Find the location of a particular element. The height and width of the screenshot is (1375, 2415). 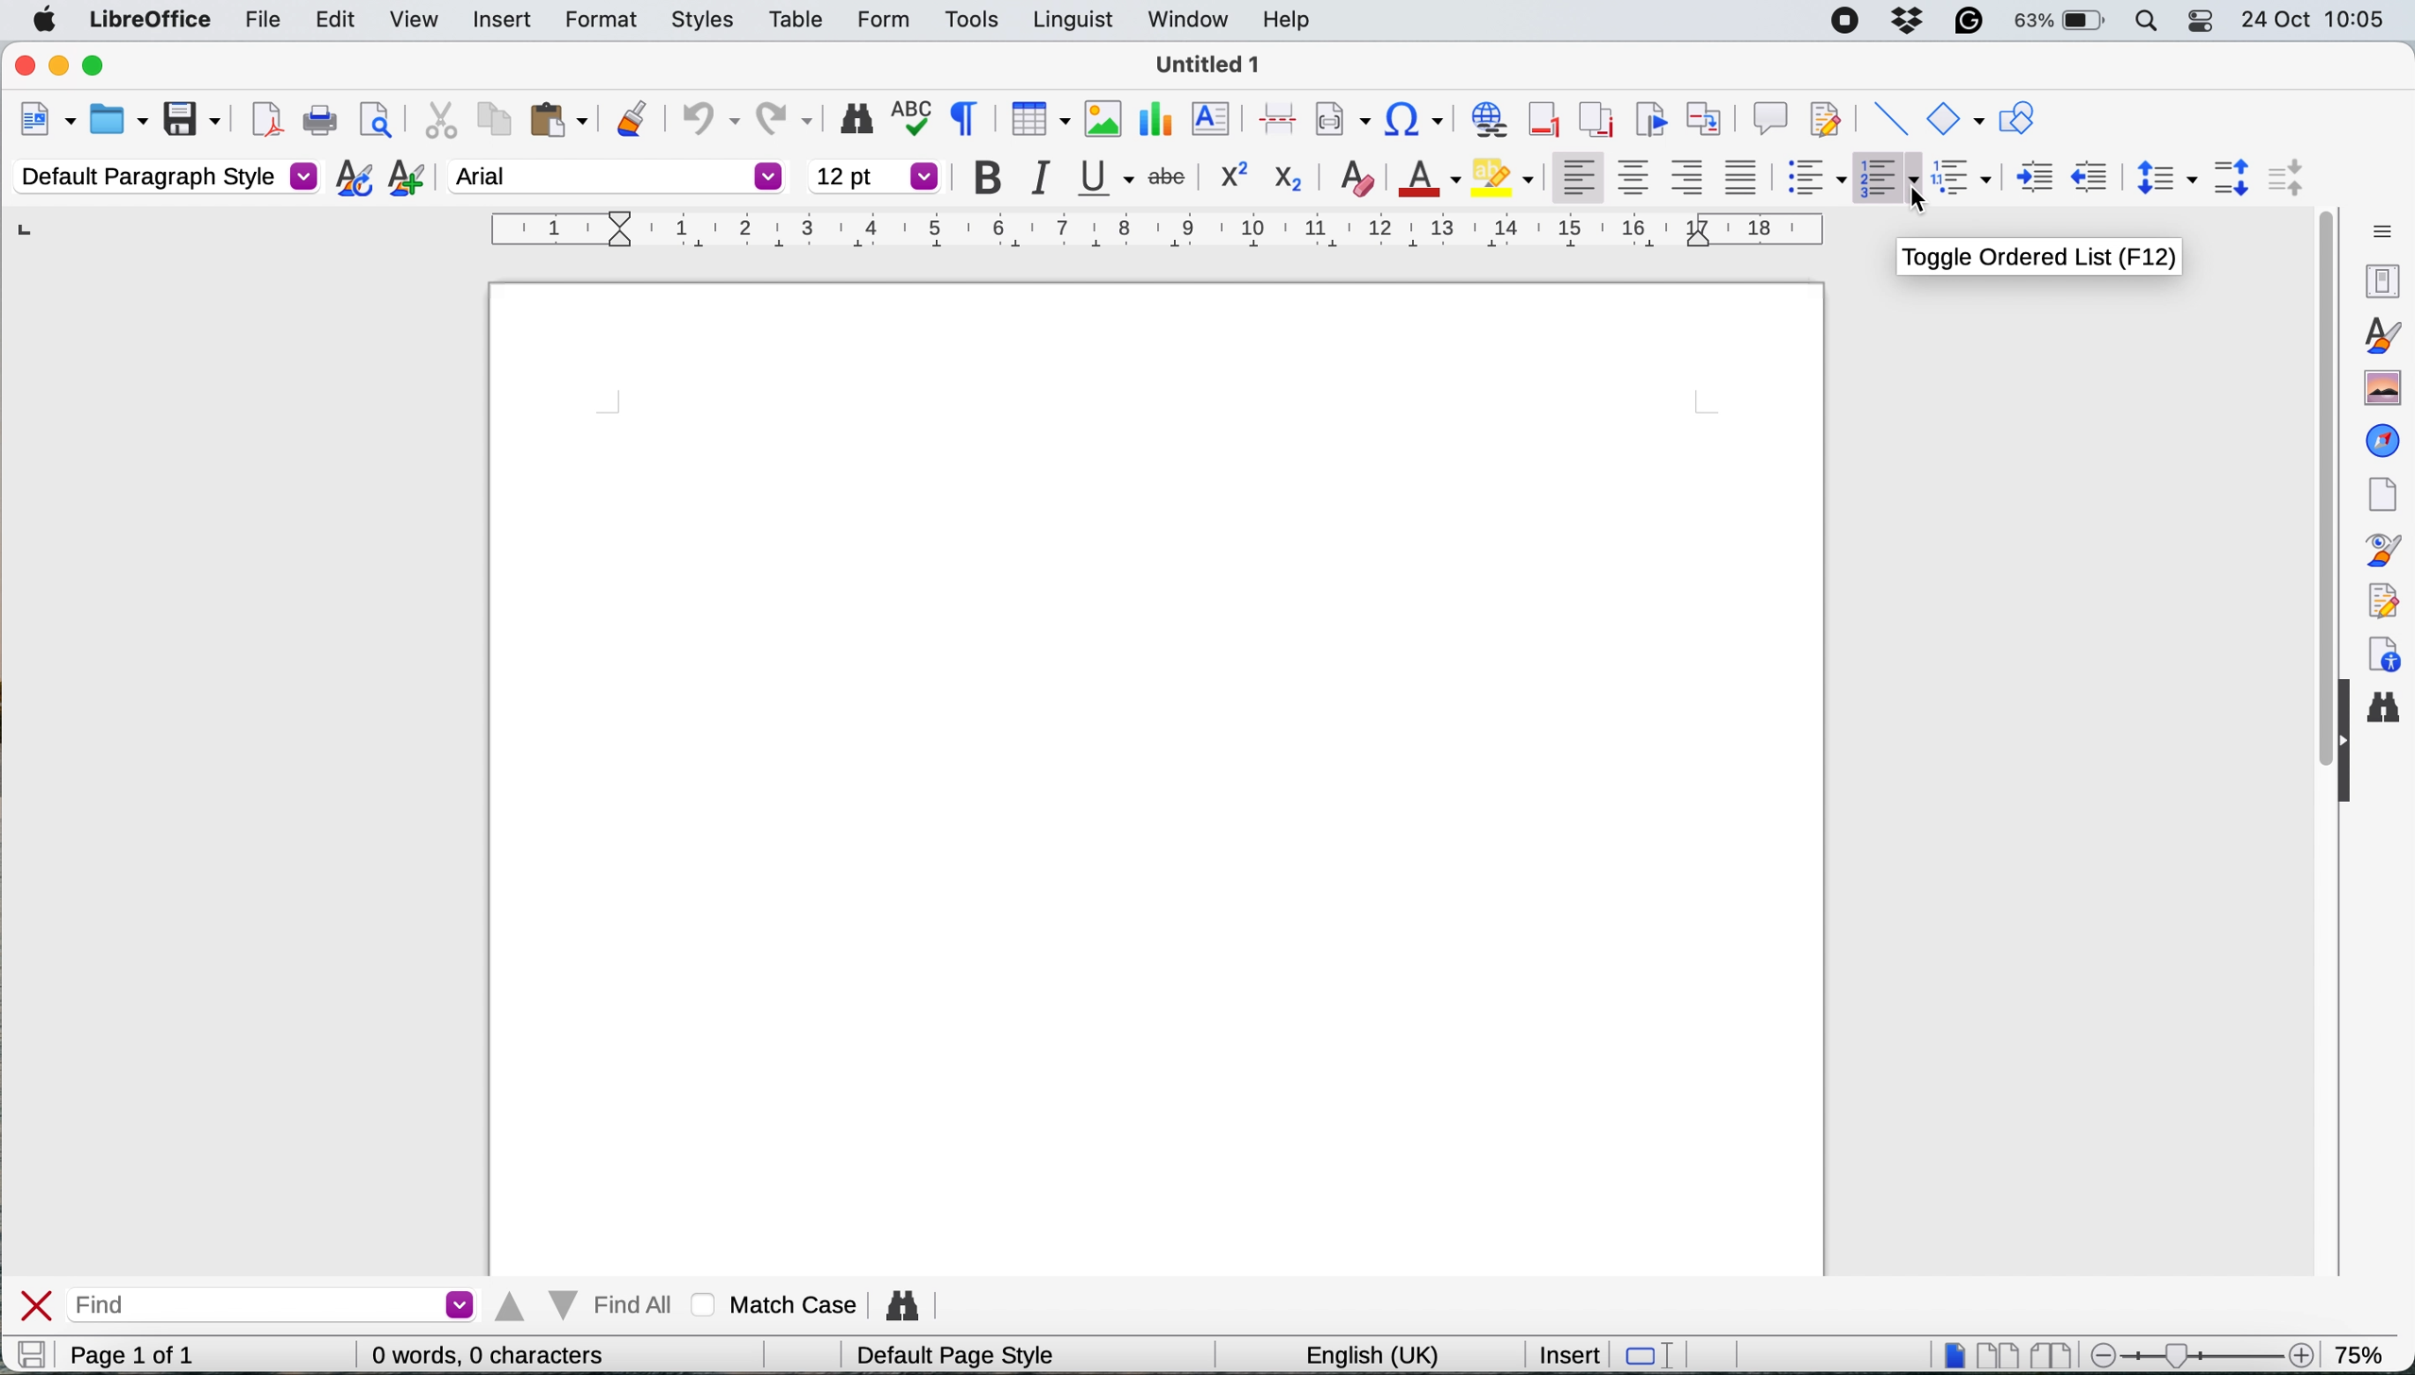

inesrt chart is located at coordinates (1157, 120).